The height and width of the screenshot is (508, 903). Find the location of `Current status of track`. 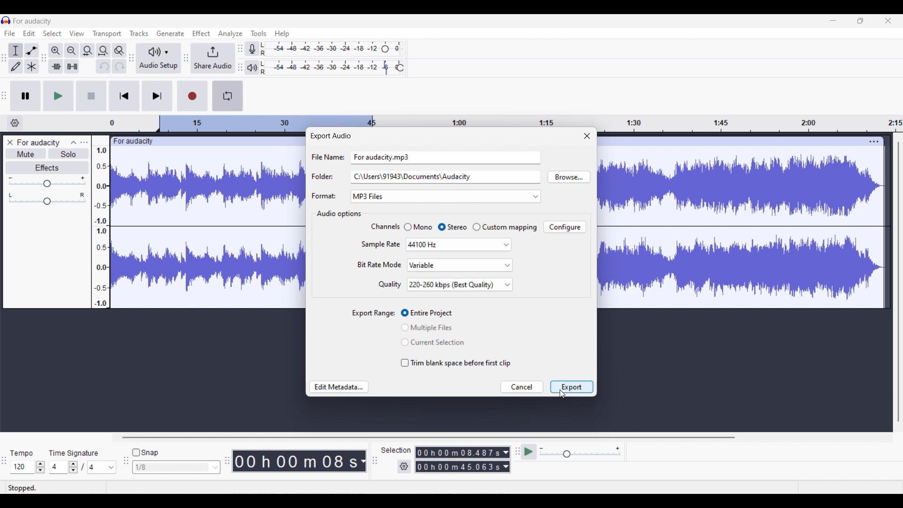

Current status of track is located at coordinates (22, 488).